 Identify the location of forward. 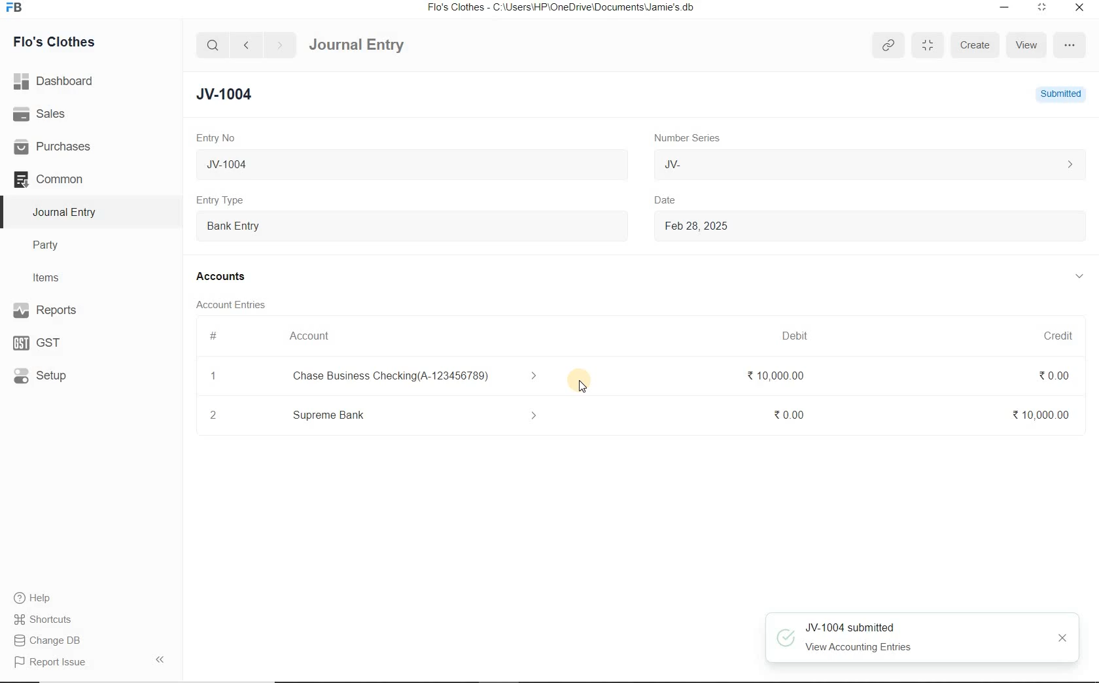
(281, 45).